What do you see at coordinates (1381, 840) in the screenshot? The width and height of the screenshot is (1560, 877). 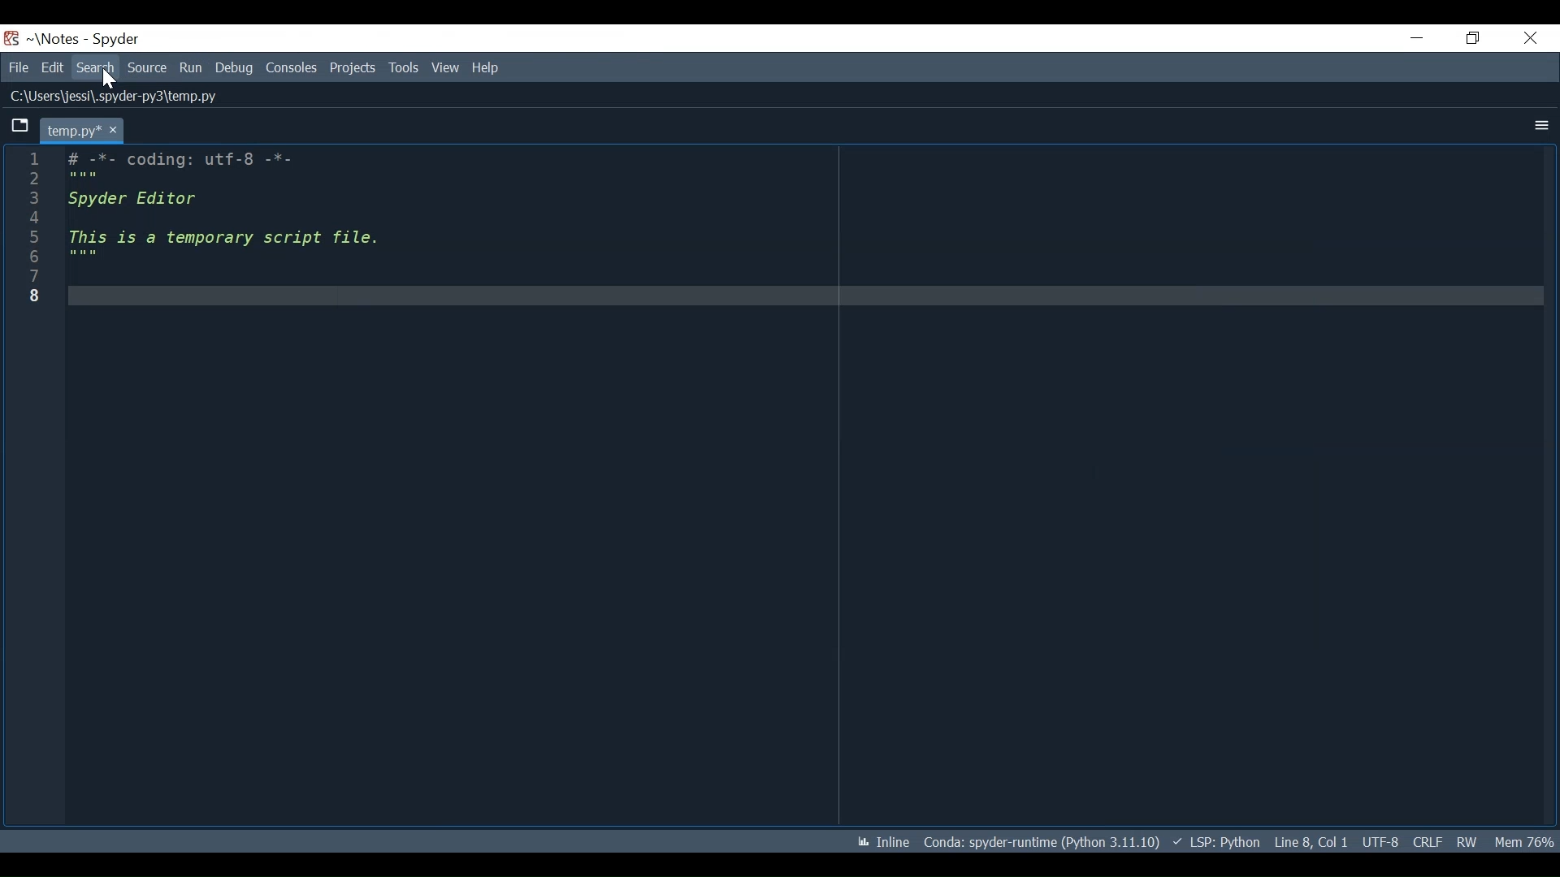 I see `File Encoding` at bounding box center [1381, 840].